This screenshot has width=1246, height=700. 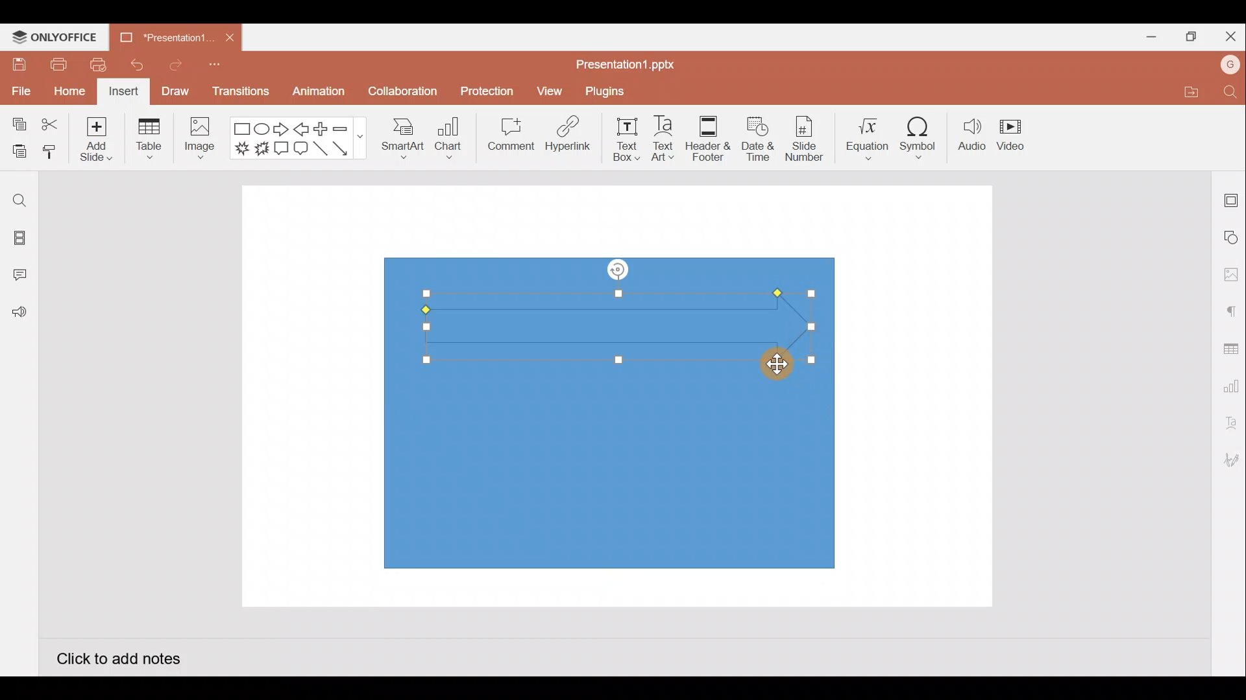 I want to click on Shape settings, so click(x=1232, y=237).